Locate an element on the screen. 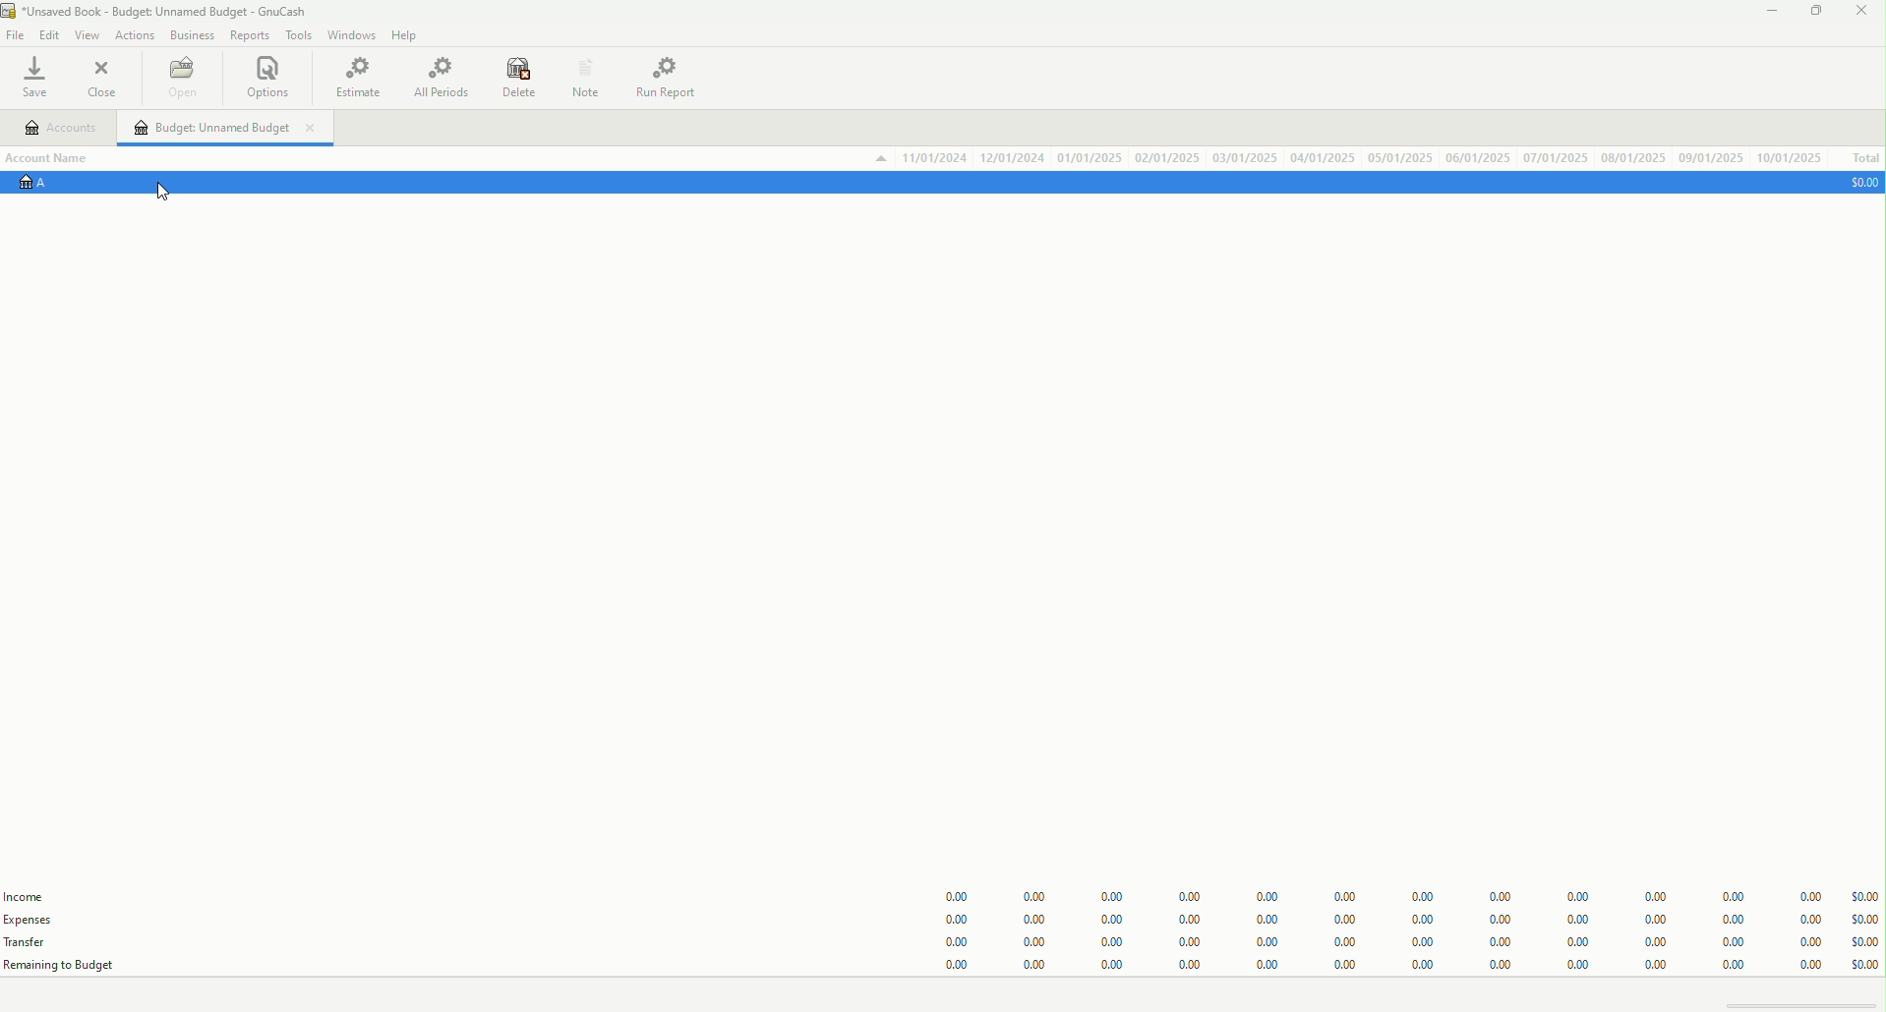 The width and height of the screenshot is (1886, 1012). Edit is located at coordinates (46, 32).